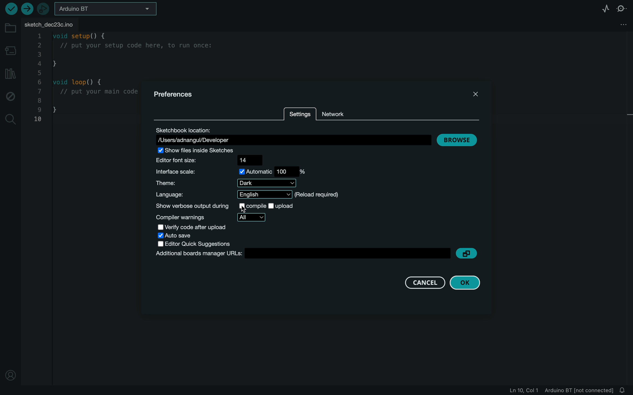 Image resolution: width=633 pixels, height=395 pixels. I want to click on show file , so click(196, 151).